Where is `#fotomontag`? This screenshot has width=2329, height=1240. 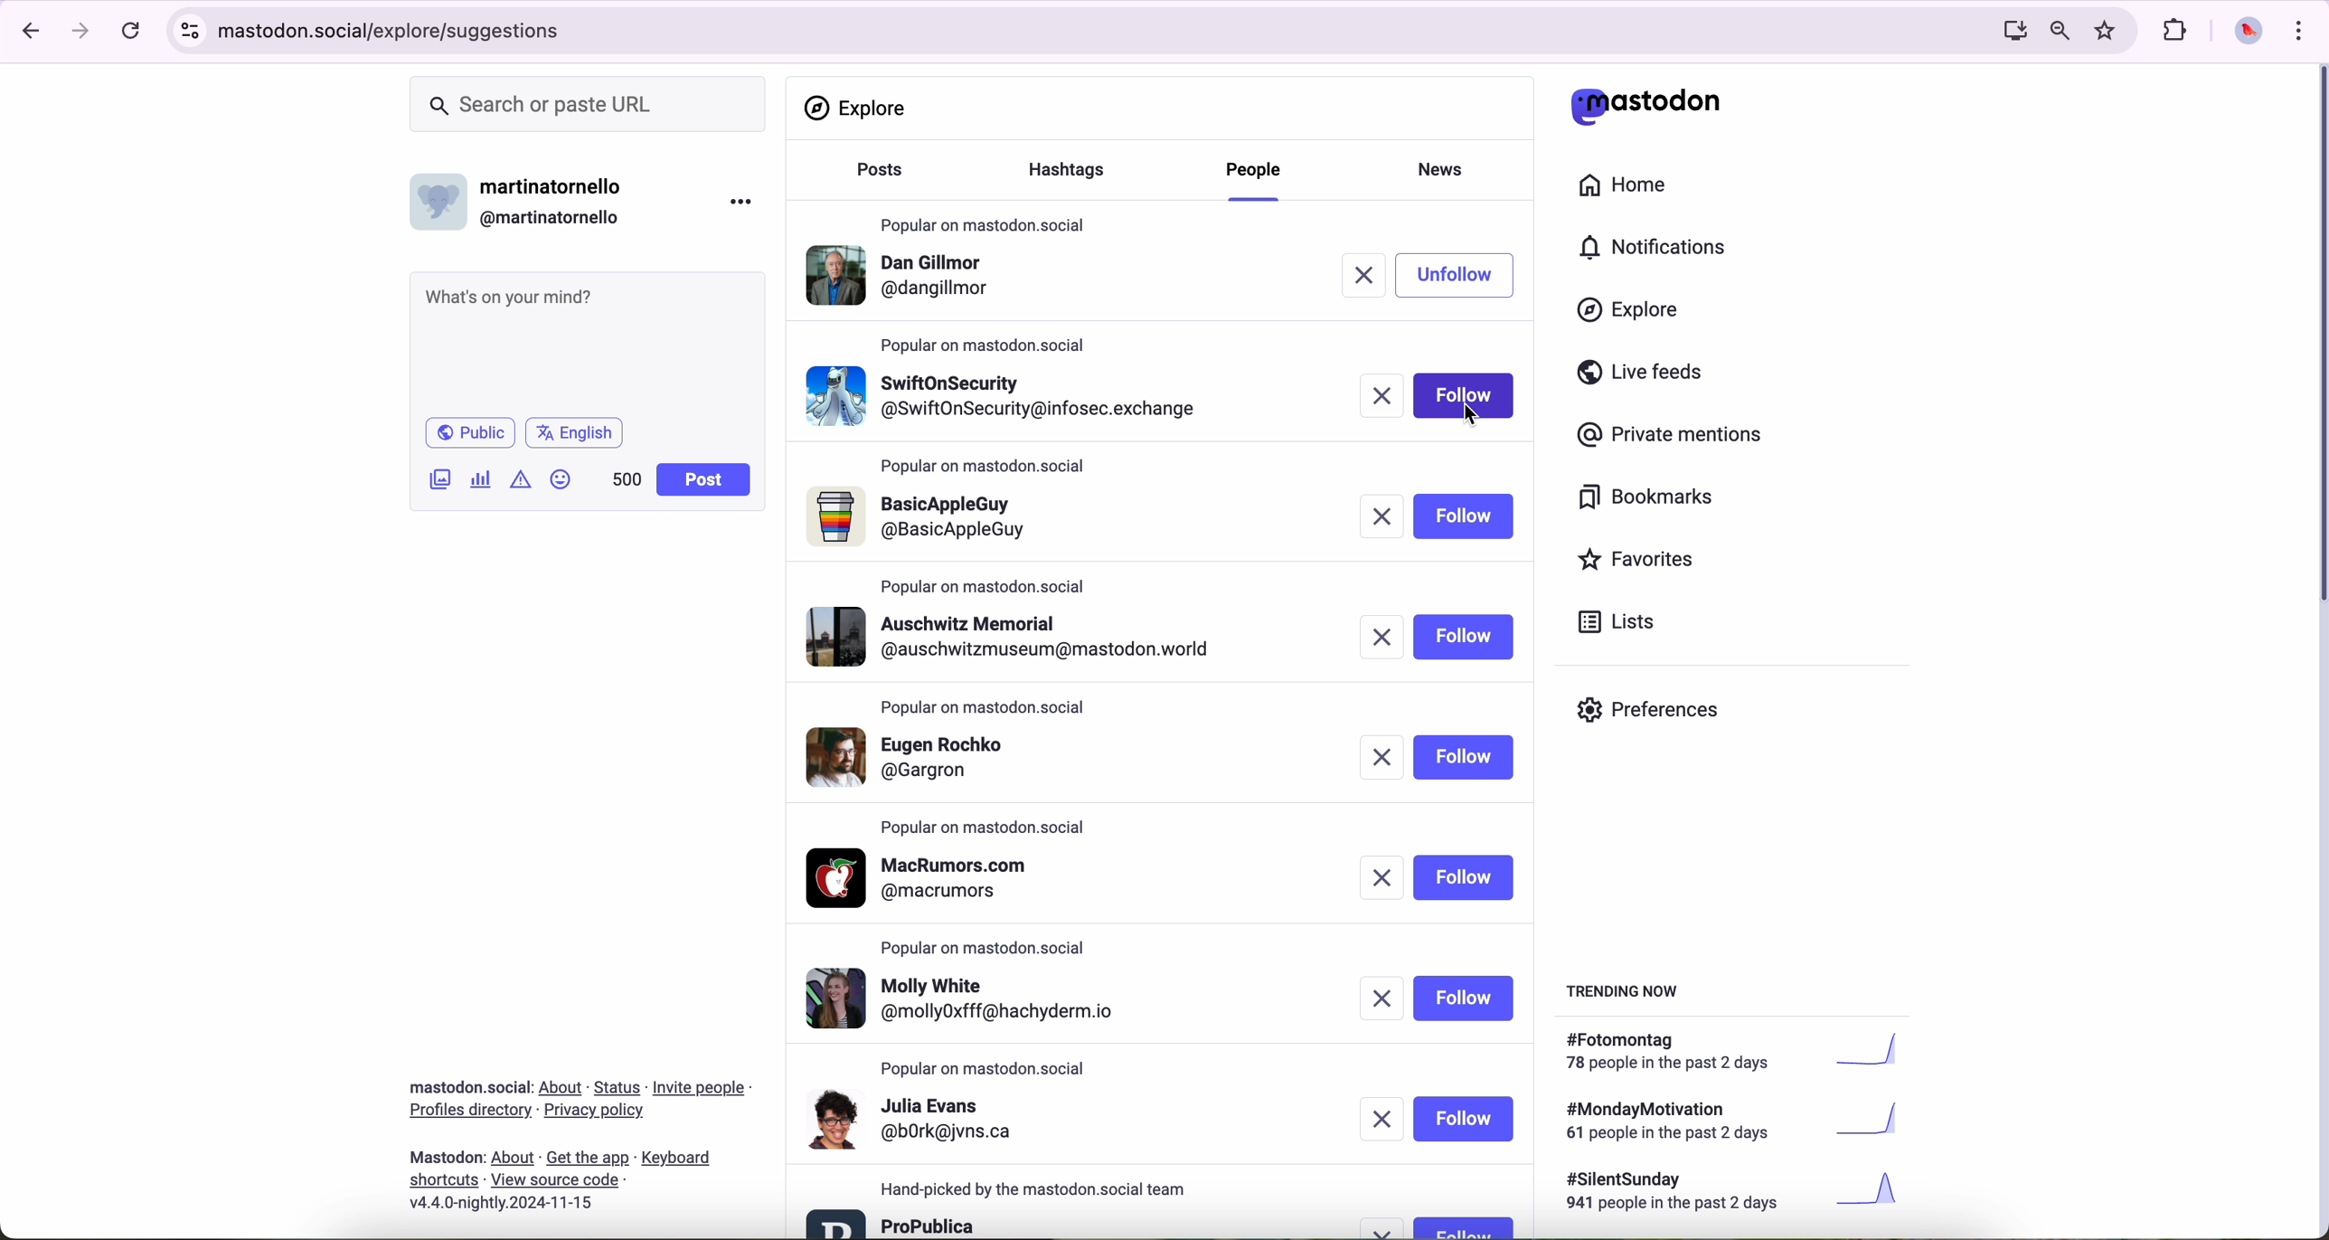 #fotomontag is located at coordinates (1745, 1052).